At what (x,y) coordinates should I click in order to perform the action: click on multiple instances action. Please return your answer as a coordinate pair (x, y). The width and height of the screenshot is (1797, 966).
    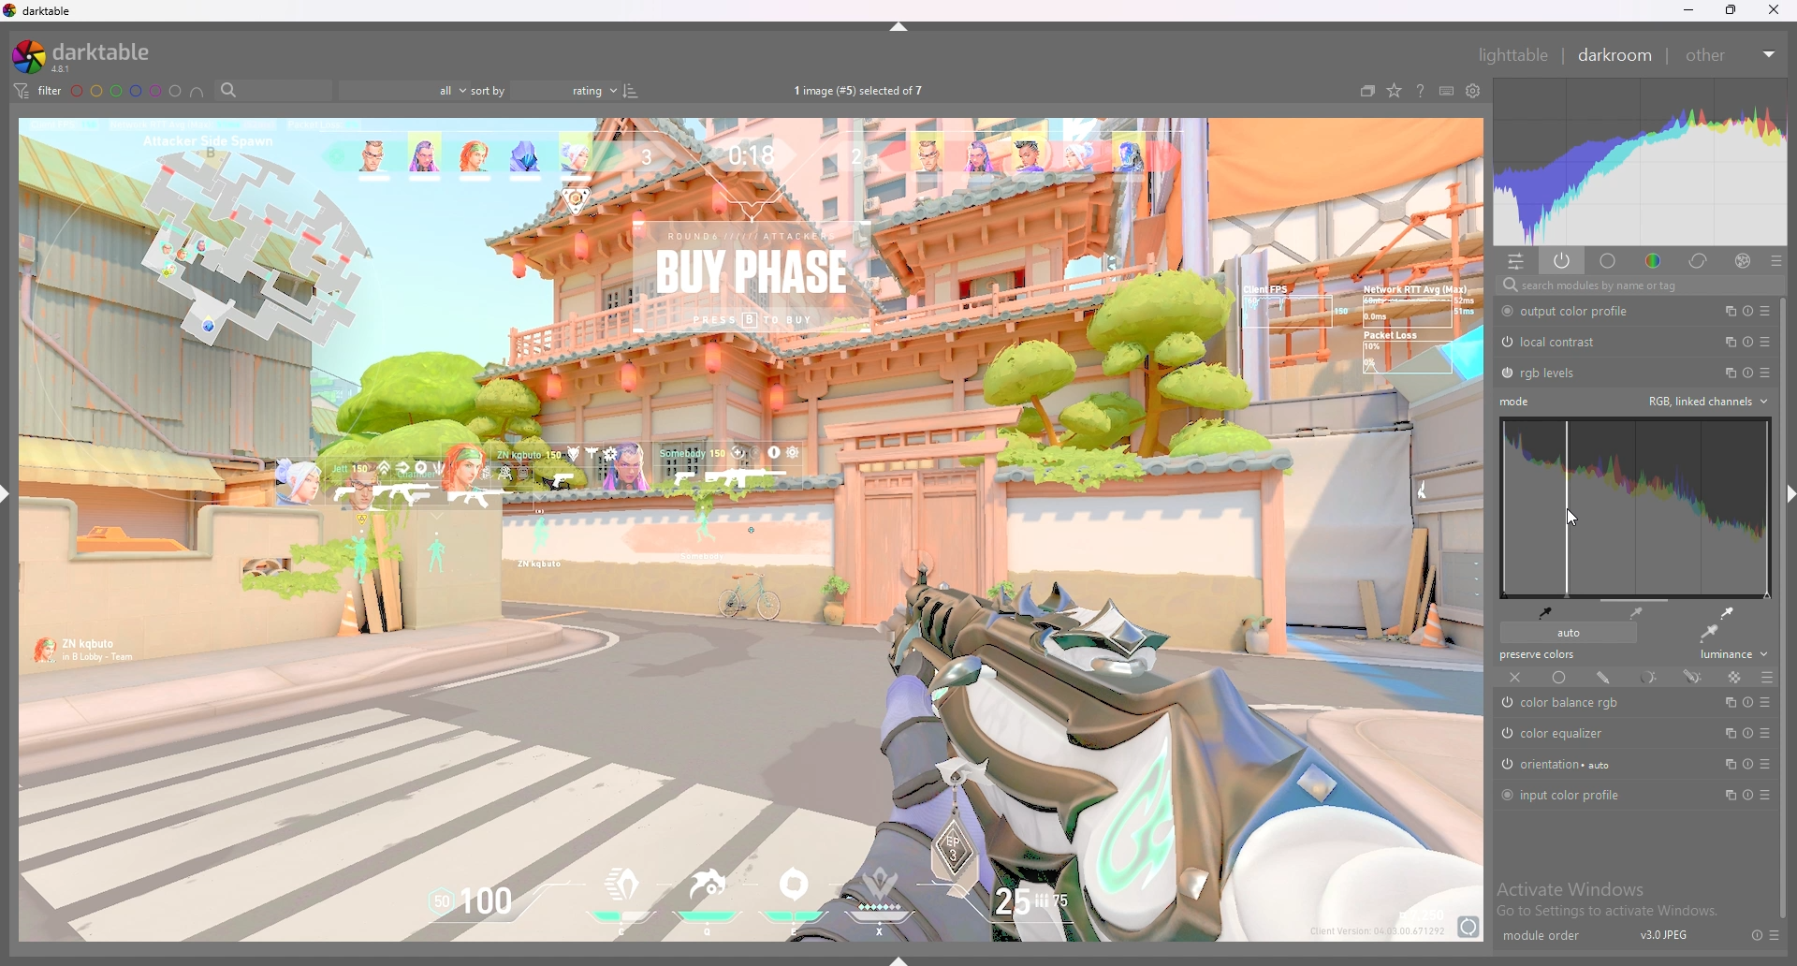
    Looking at the image, I should click on (1730, 702).